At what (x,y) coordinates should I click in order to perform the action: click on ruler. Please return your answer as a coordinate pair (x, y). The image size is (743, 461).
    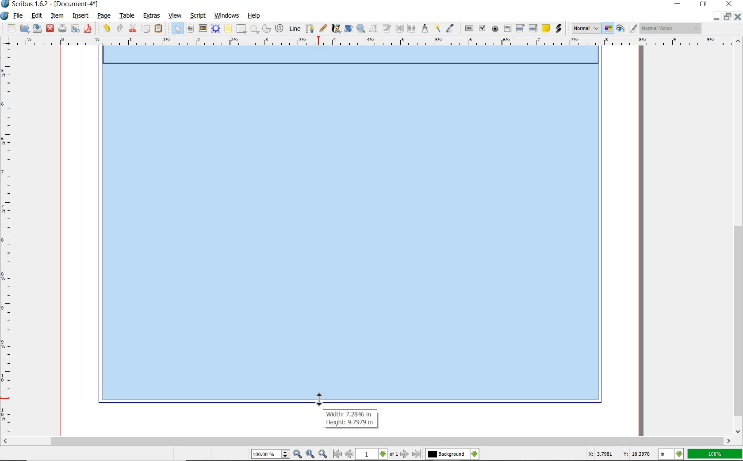
    Looking at the image, I should click on (373, 42).